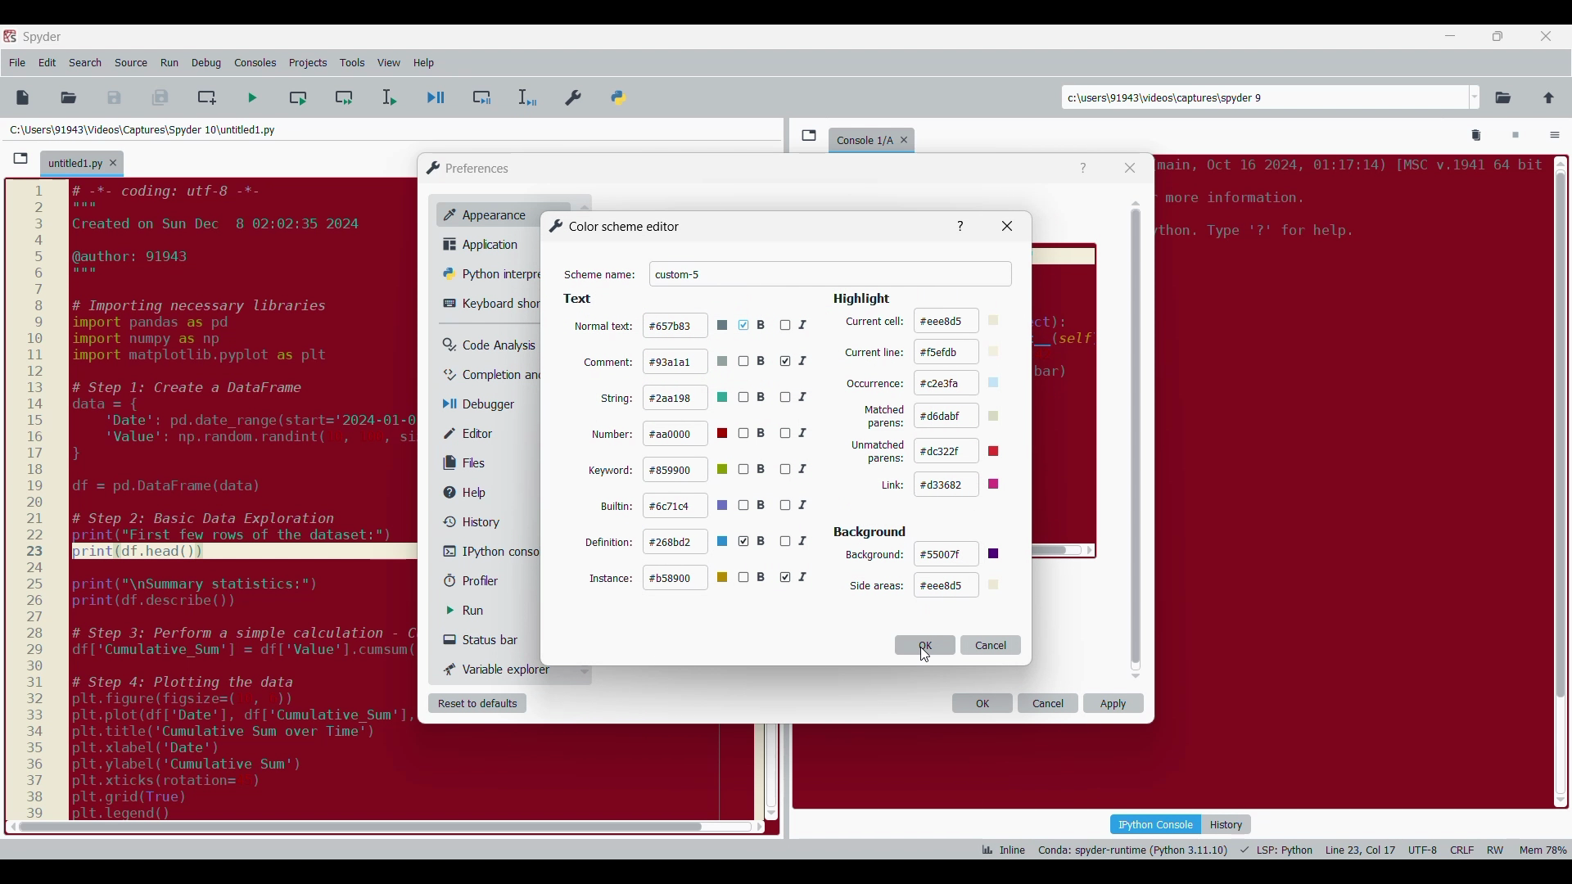  Describe the element at coordinates (1155, 823) in the screenshot. I see `IPython console` at that location.